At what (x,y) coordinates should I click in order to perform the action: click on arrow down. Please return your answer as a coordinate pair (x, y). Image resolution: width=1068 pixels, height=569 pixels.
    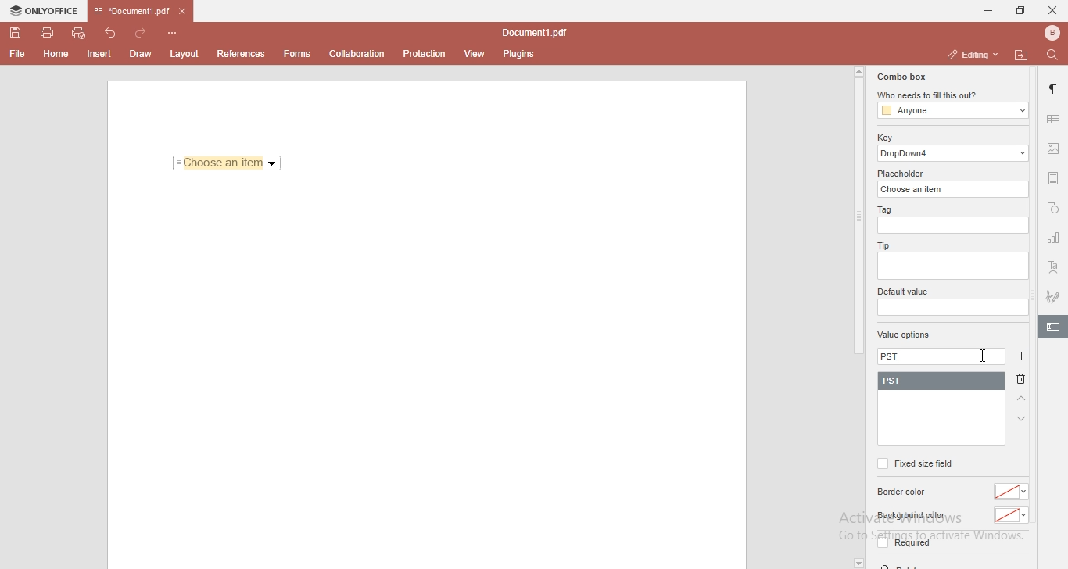
    Looking at the image, I should click on (1022, 419).